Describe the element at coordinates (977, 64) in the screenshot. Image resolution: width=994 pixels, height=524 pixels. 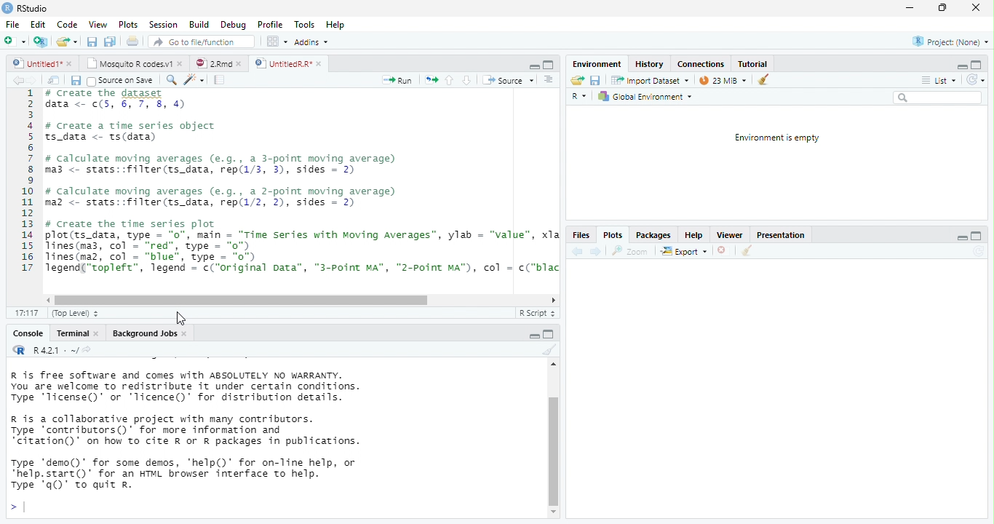
I see `maximize` at that location.